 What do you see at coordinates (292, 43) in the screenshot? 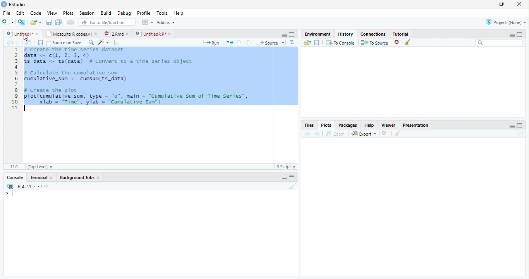
I see `Alignment` at bounding box center [292, 43].